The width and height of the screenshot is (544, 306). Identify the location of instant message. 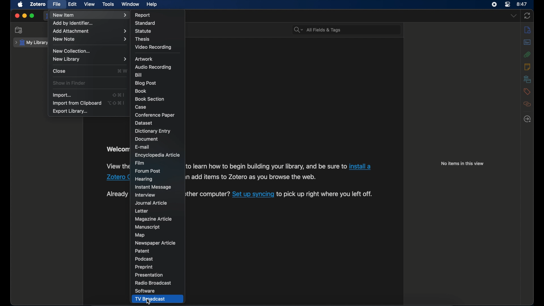
(153, 187).